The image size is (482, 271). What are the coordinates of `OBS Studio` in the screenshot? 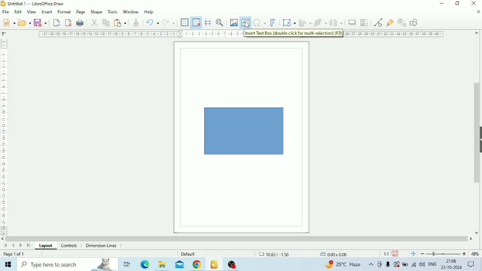 It's located at (234, 265).